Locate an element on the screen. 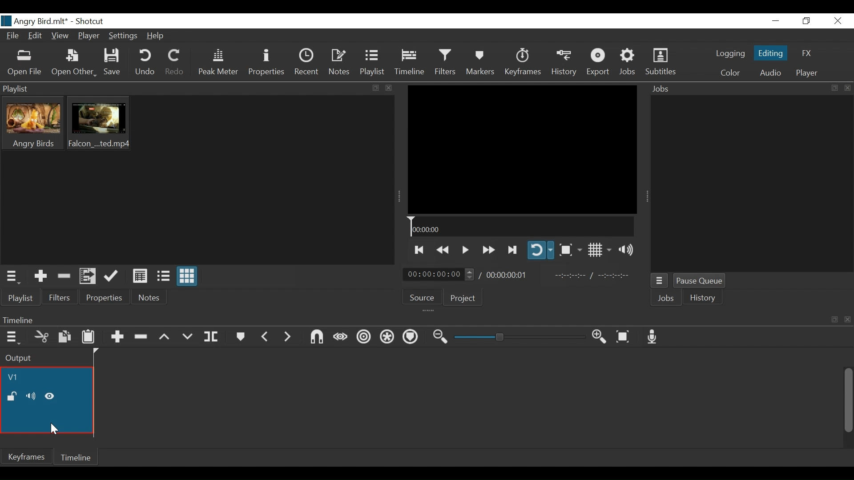 Image resolution: width=854 pixels, height=480 pixels. Toggle display grid on player is located at coordinates (600, 250).